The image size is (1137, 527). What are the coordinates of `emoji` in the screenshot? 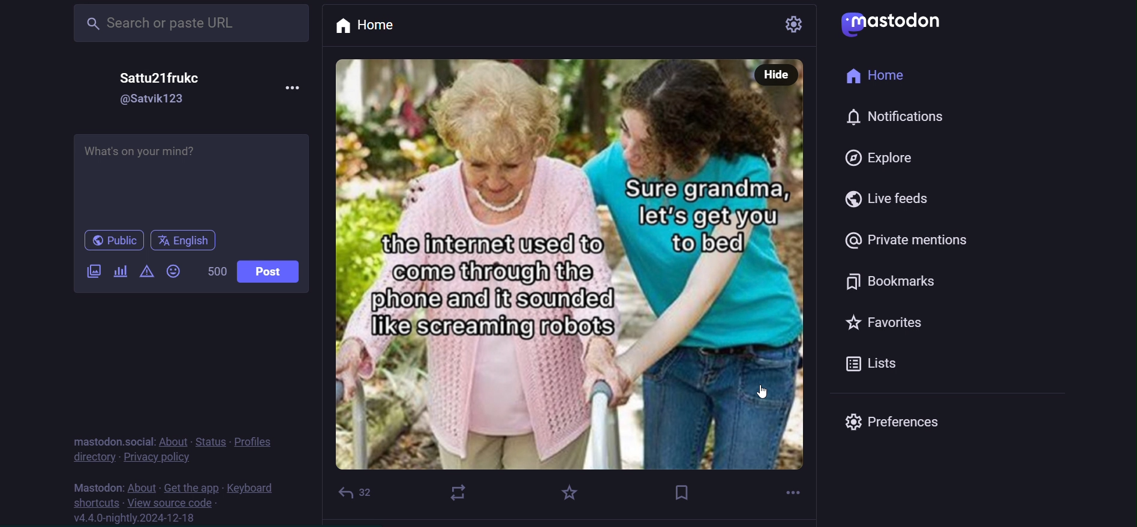 It's located at (173, 269).